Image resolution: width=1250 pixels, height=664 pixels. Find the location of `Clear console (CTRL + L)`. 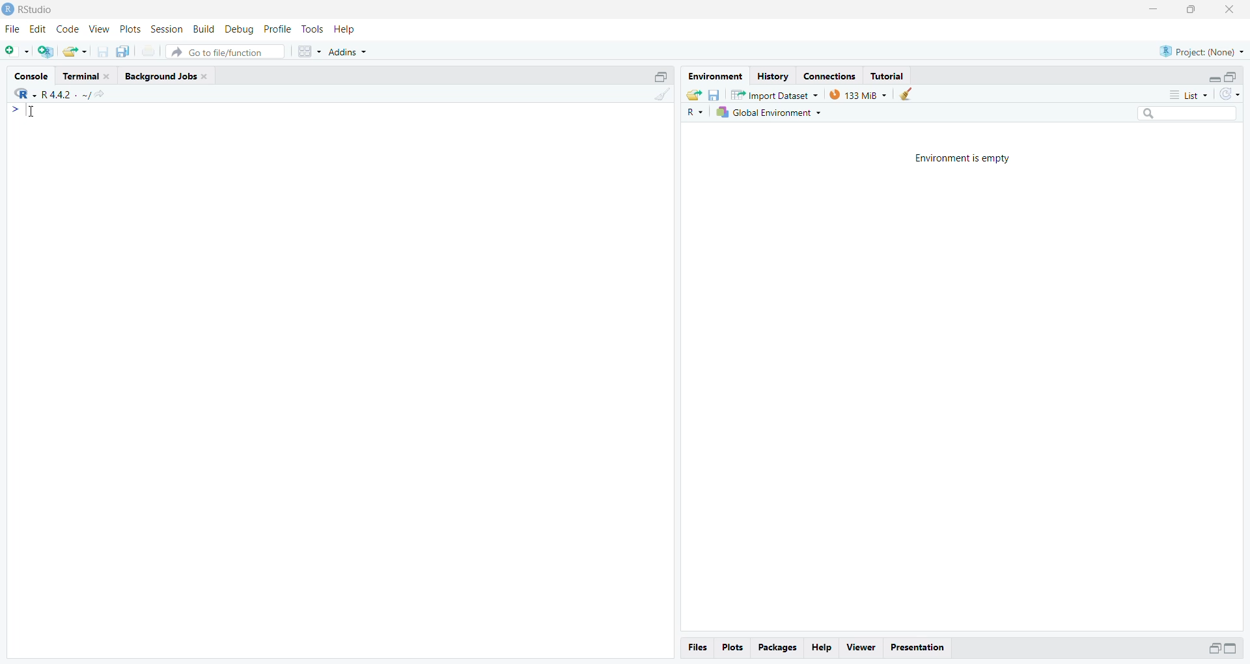

Clear console (CTRL + L) is located at coordinates (663, 96).